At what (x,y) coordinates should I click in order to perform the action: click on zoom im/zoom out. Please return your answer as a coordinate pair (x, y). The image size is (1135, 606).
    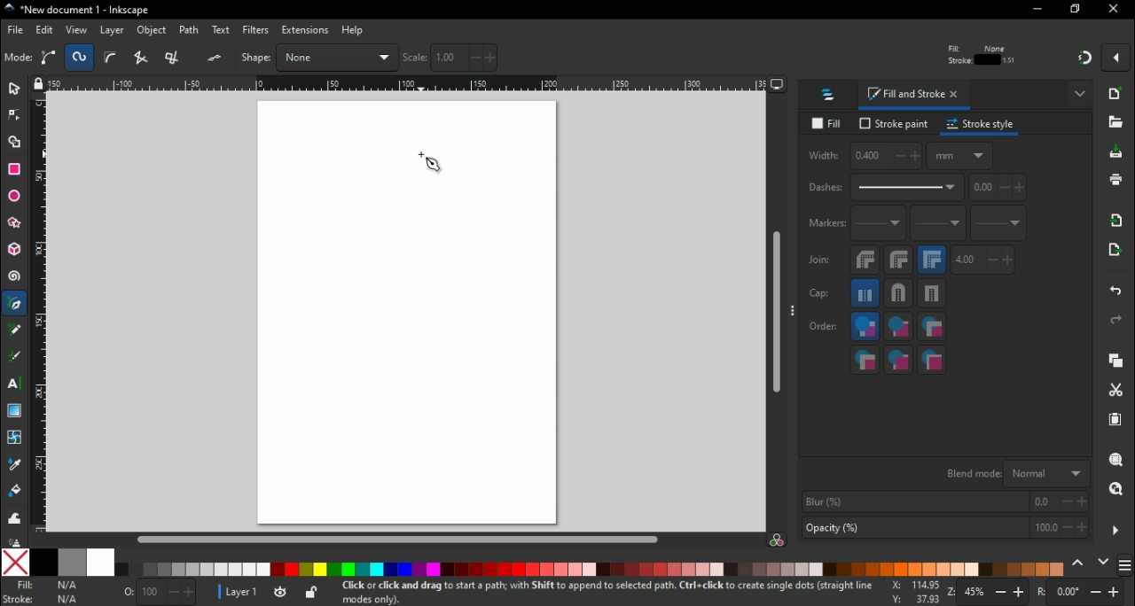
    Looking at the image, I should click on (987, 591).